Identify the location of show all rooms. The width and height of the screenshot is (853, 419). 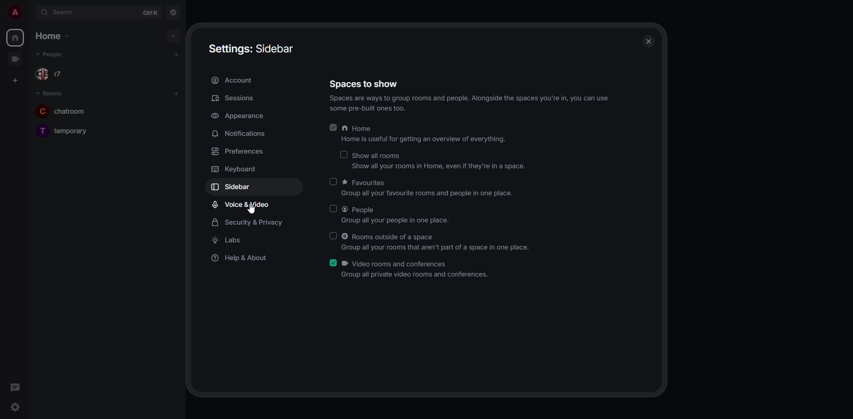
(440, 161).